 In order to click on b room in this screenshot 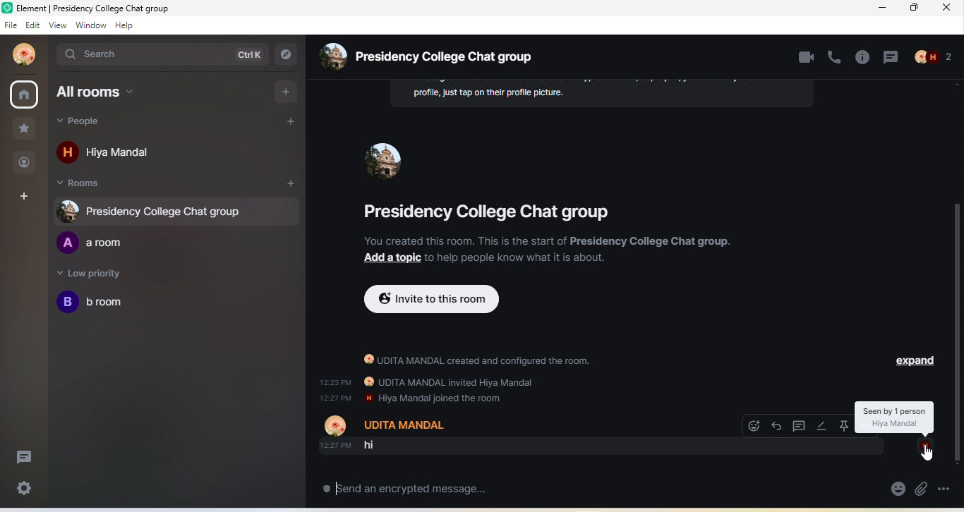, I will do `click(105, 303)`.